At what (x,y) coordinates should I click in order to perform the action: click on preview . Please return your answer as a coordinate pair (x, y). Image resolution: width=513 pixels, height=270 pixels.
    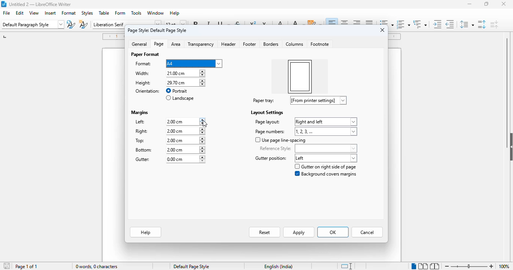
    Looking at the image, I should click on (300, 77).